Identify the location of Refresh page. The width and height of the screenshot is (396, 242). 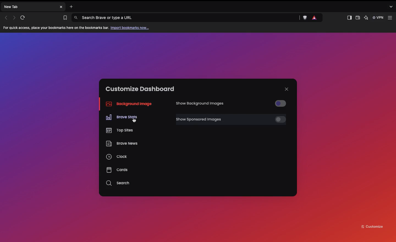
(24, 18).